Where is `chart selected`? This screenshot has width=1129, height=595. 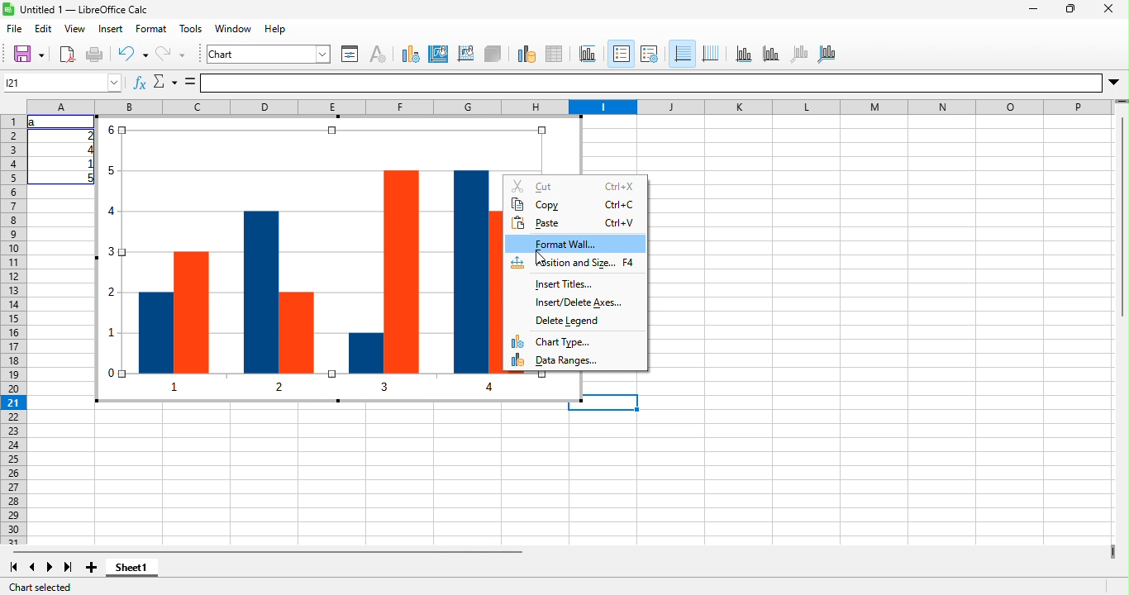
chart selected is located at coordinates (40, 588).